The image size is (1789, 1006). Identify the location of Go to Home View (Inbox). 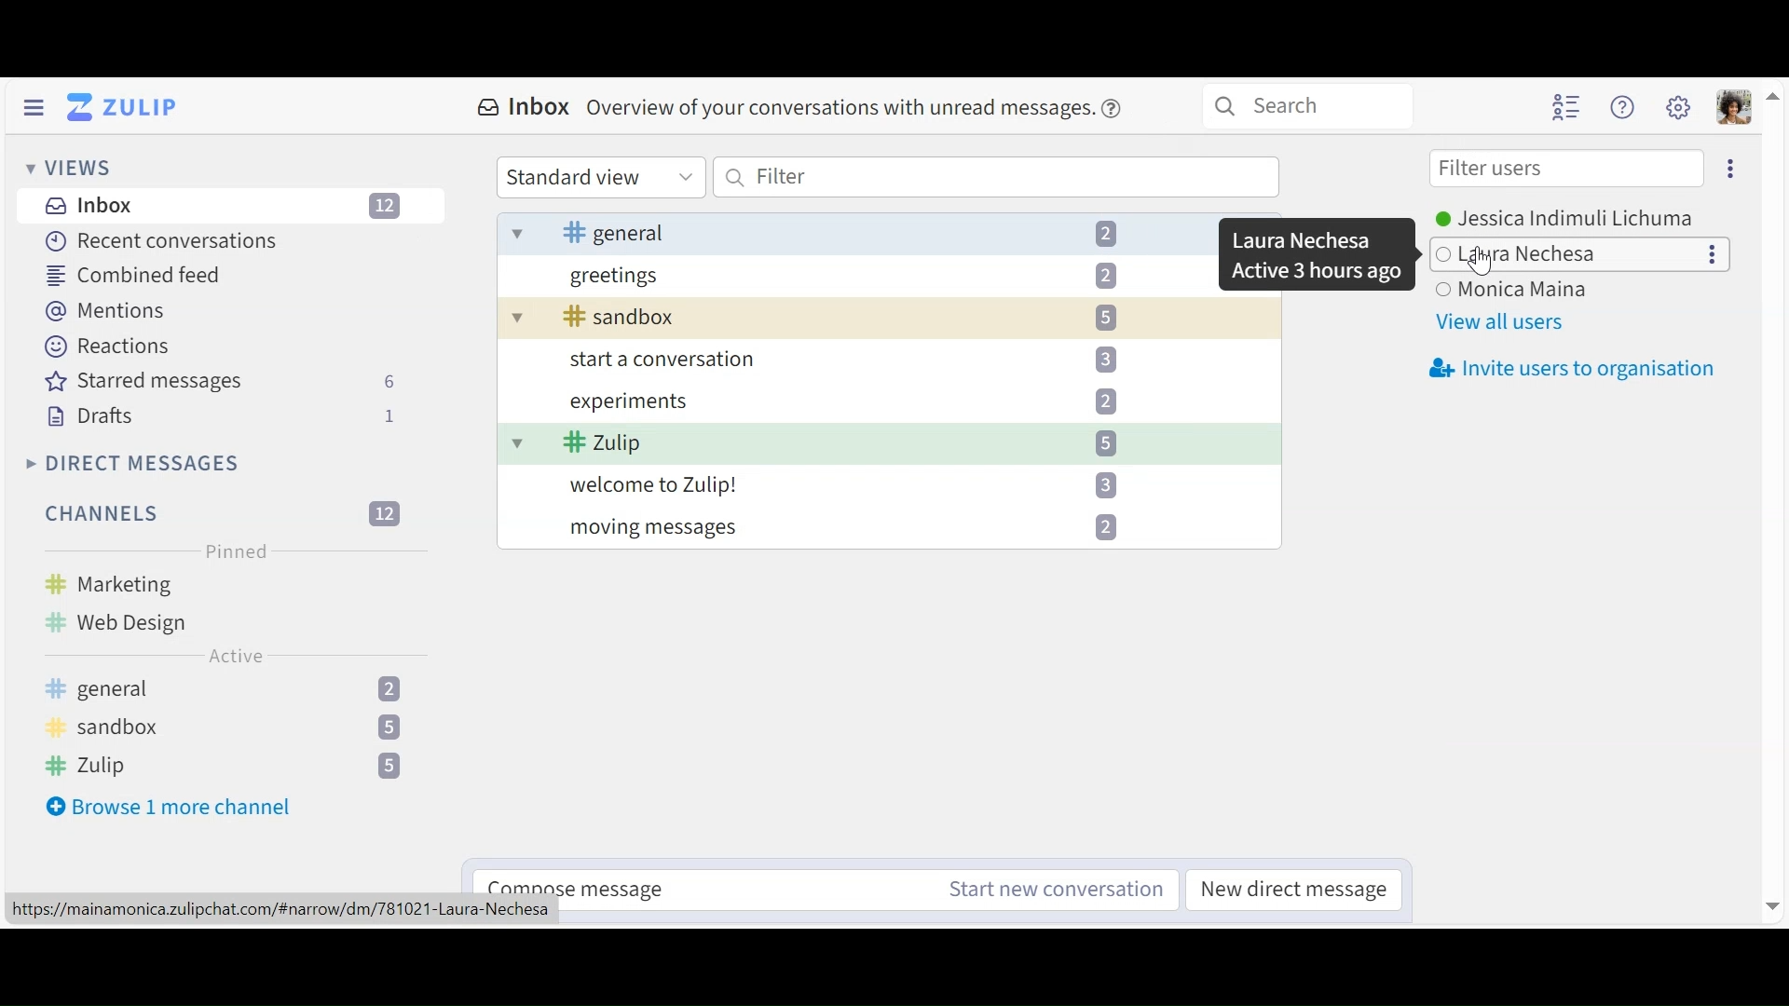
(126, 107).